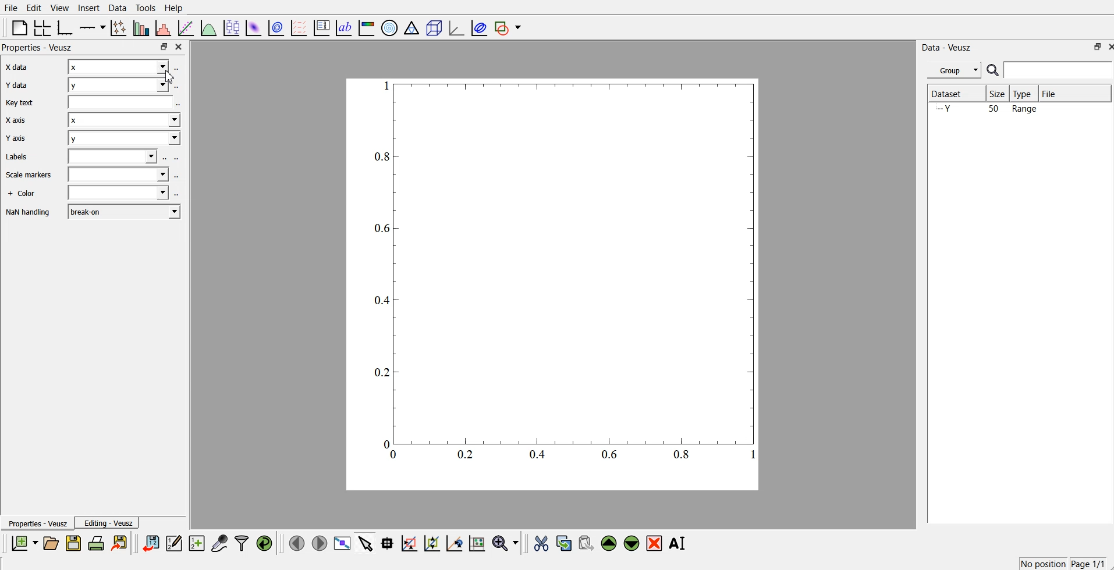 This screenshot has height=570, width=1114. I want to click on Add an axis, so click(93, 27).